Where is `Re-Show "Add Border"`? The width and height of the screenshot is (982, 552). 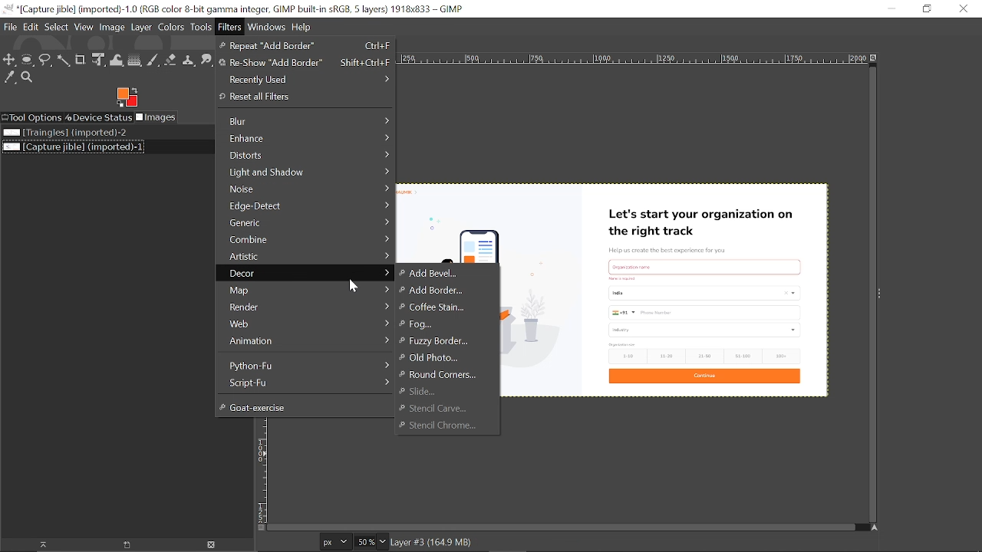 Re-Show "Add Border" is located at coordinates (305, 64).